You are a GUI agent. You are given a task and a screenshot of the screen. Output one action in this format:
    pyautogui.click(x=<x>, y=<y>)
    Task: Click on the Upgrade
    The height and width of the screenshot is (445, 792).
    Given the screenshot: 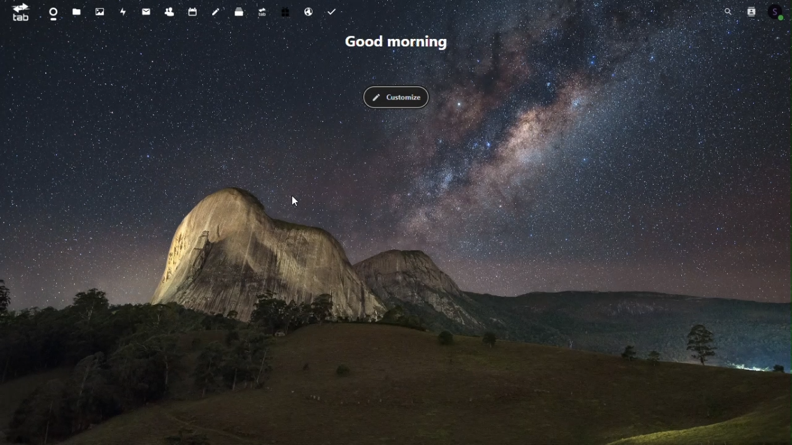 What is the action you would take?
    pyautogui.click(x=262, y=11)
    